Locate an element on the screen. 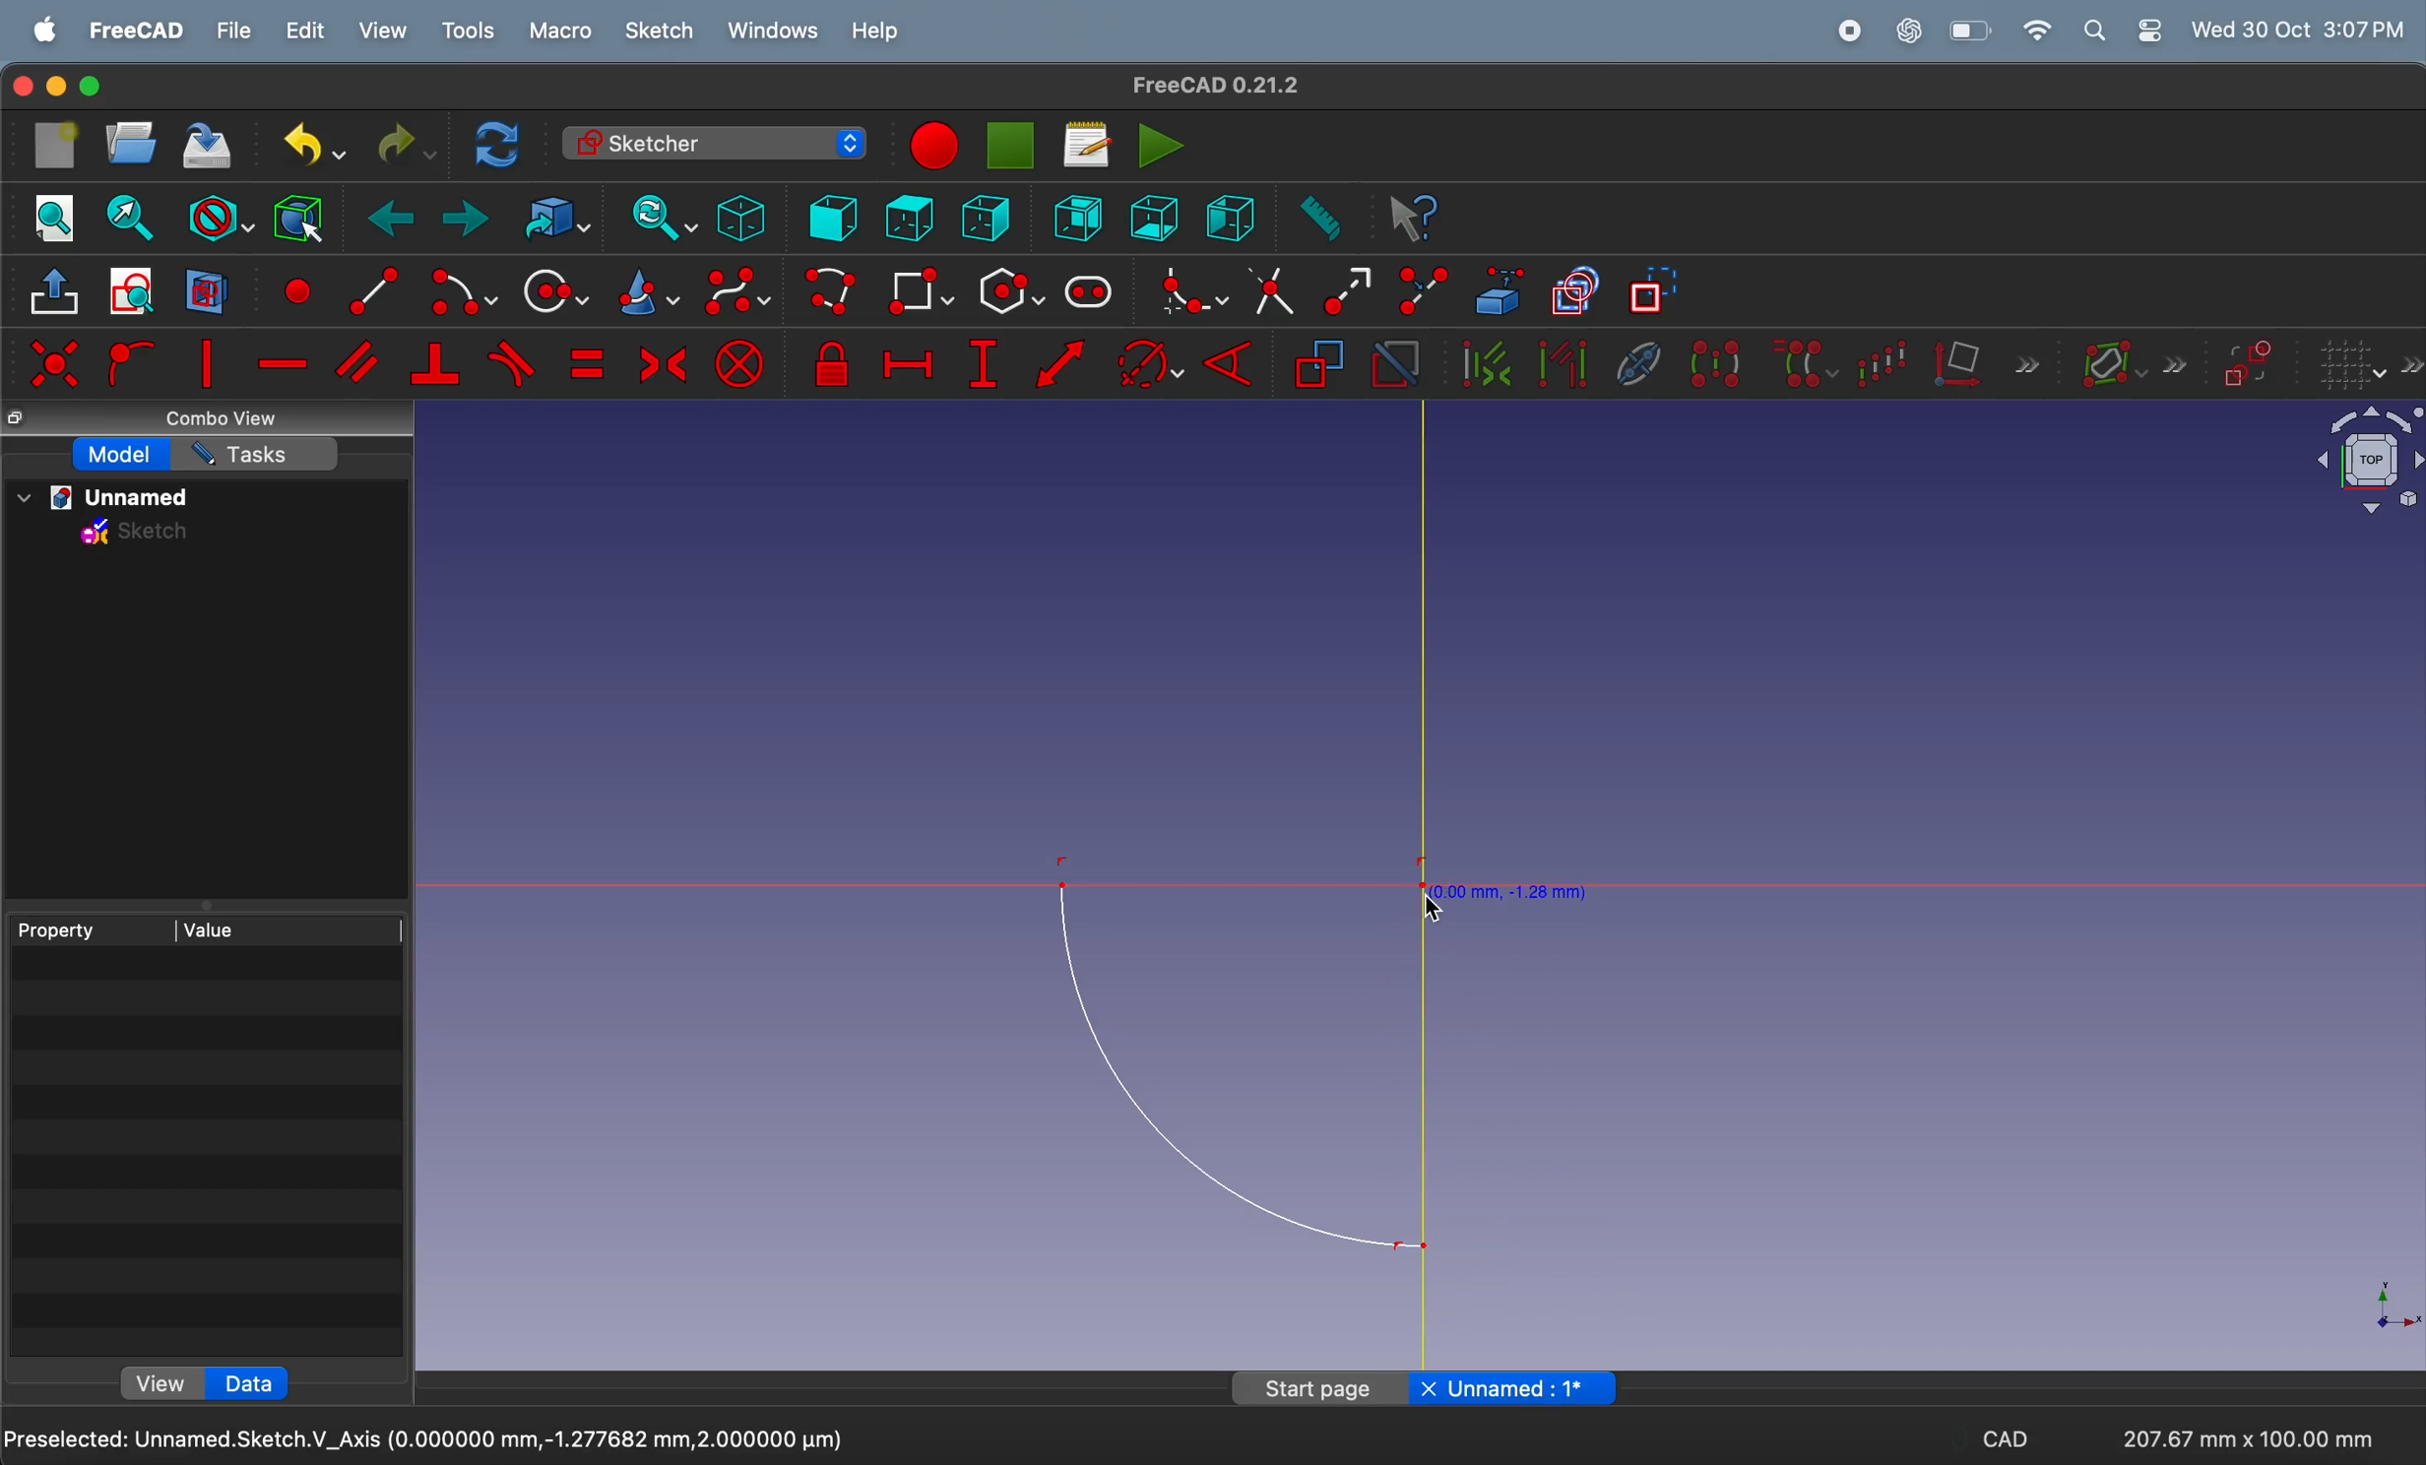 Image resolution: width=2426 pixels, height=1465 pixels. tools is located at coordinates (474, 32).